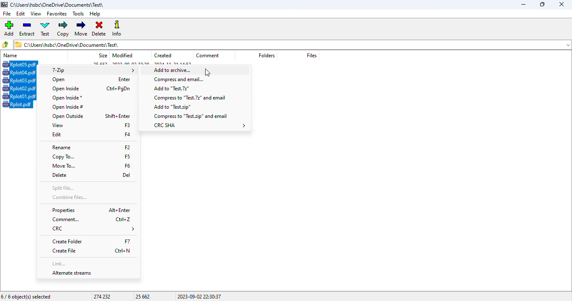 This screenshot has width=572, height=301. I want to click on edit, so click(91, 134).